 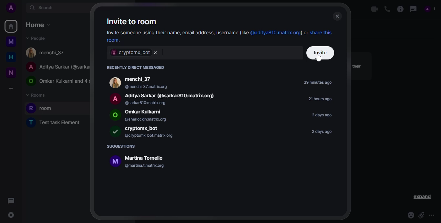 I want to click on bot, so click(x=154, y=128).